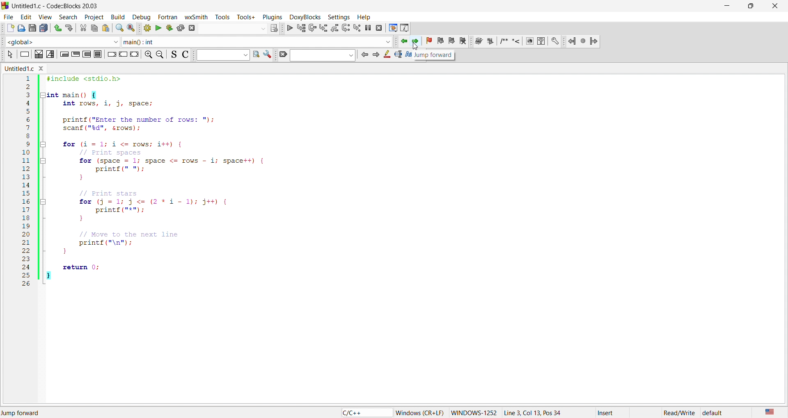 The height and width of the screenshot is (418, 788). I want to click on project, so click(92, 16).